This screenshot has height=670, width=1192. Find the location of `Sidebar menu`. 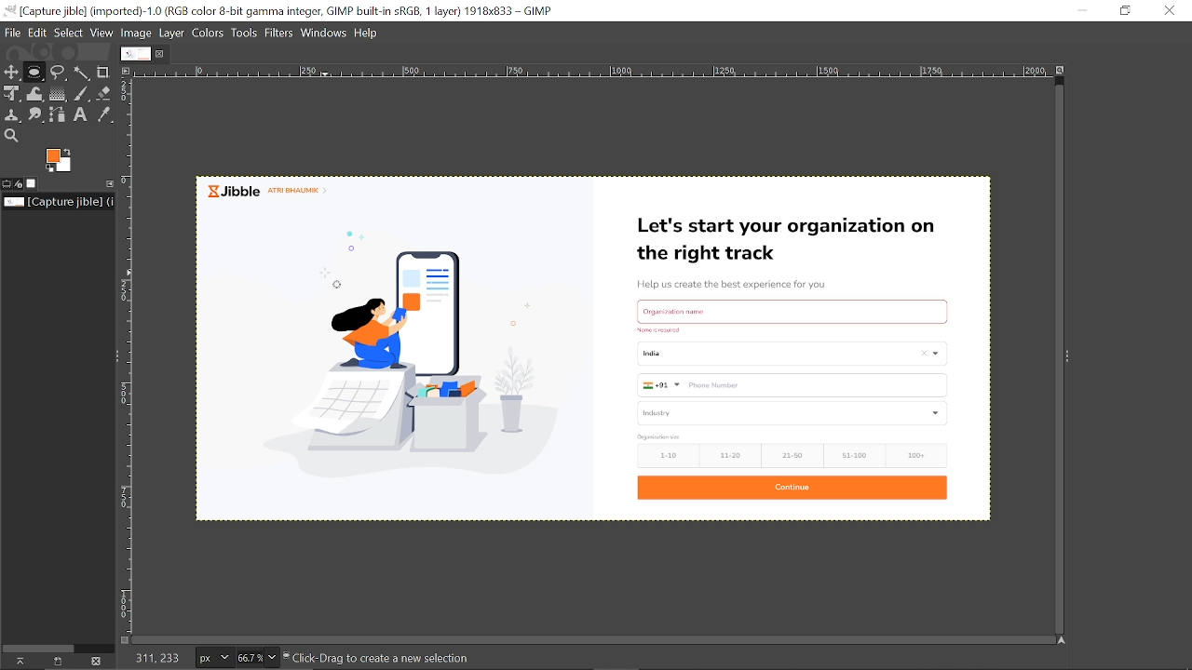

Sidebar menu is located at coordinates (1077, 359).